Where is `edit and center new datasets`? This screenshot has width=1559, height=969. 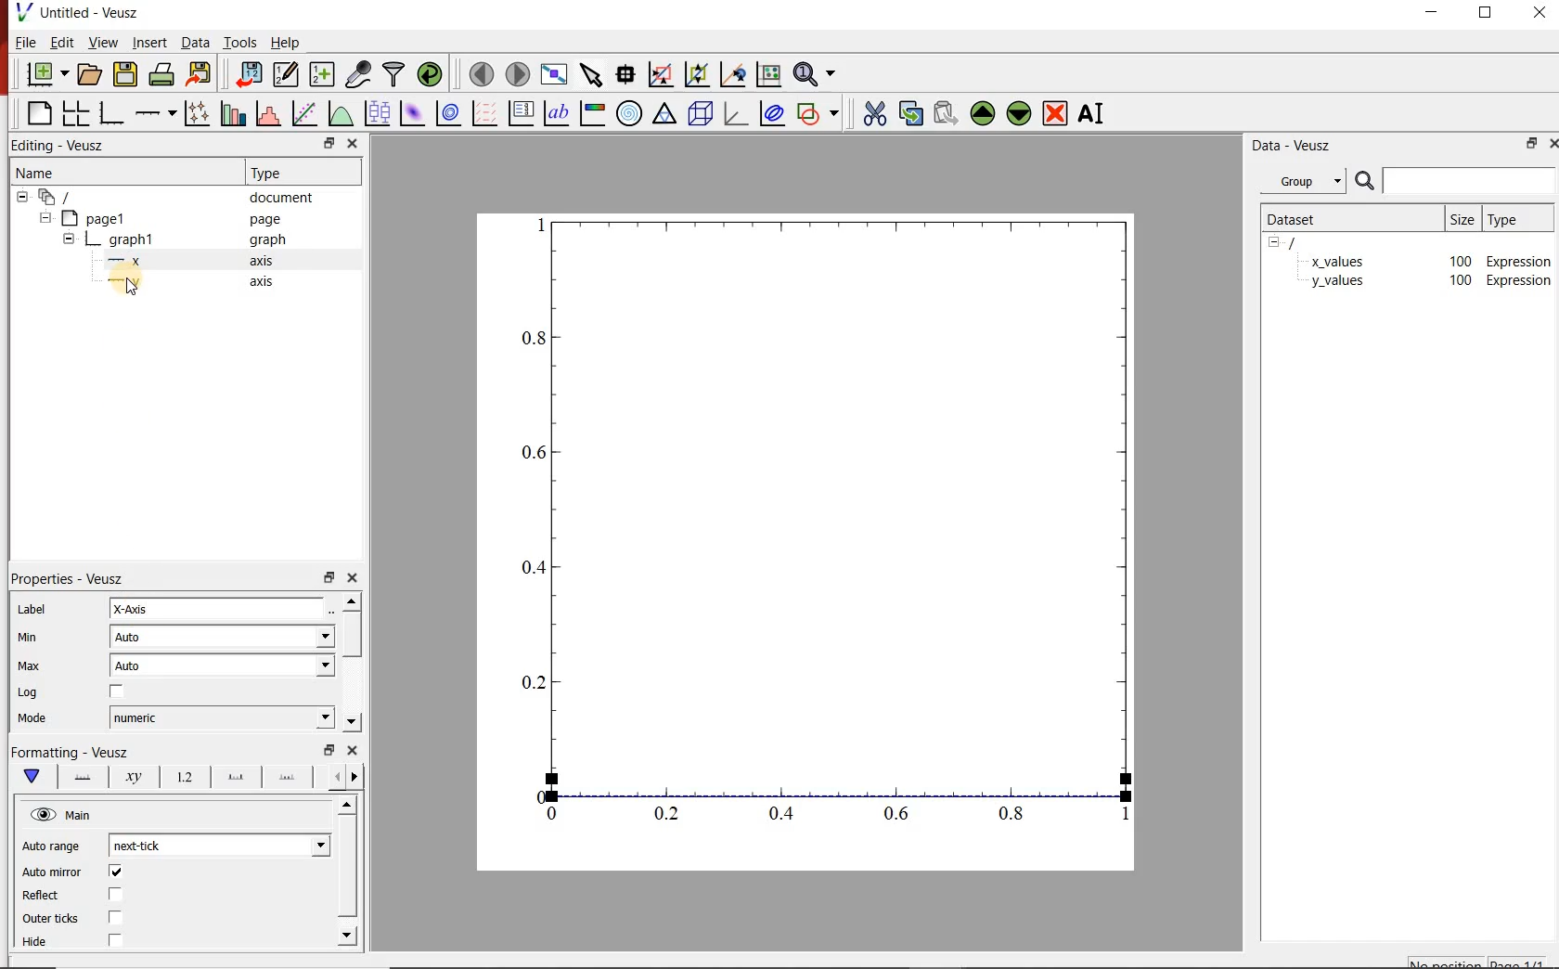
edit and center new datasets is located at coordinates (288, 75).